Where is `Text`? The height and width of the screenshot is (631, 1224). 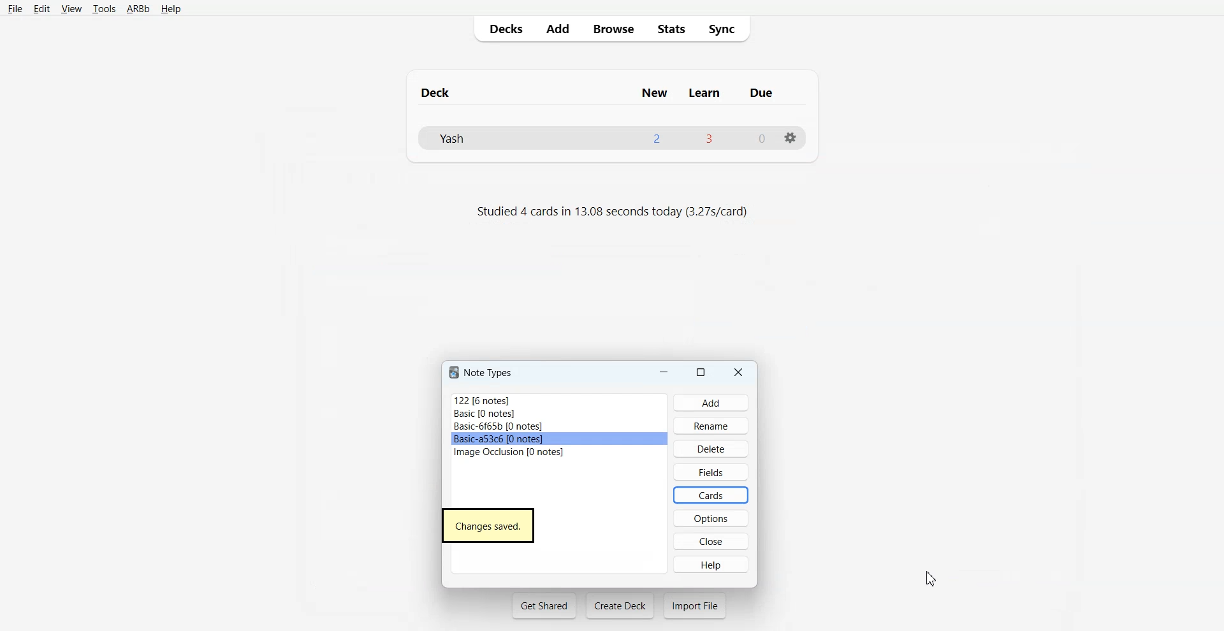
Text is located at coordinates (489, 526).